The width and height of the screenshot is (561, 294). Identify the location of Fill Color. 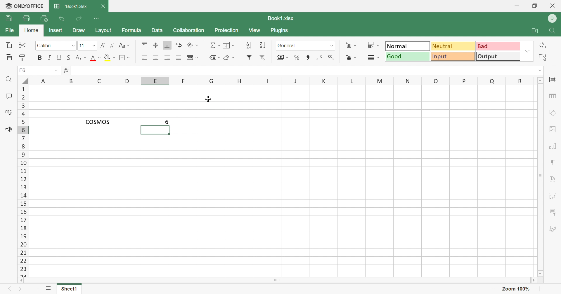
(109, 58).